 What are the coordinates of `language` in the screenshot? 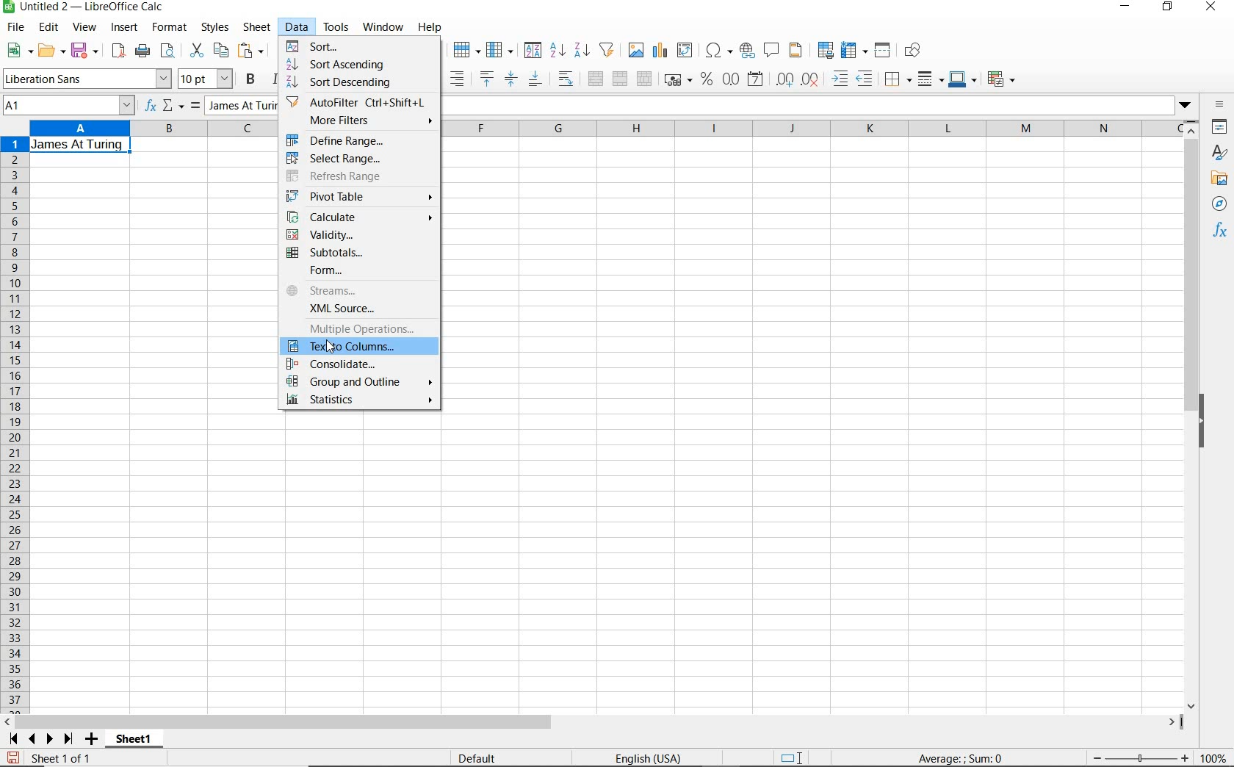 It's located at (648, 757).